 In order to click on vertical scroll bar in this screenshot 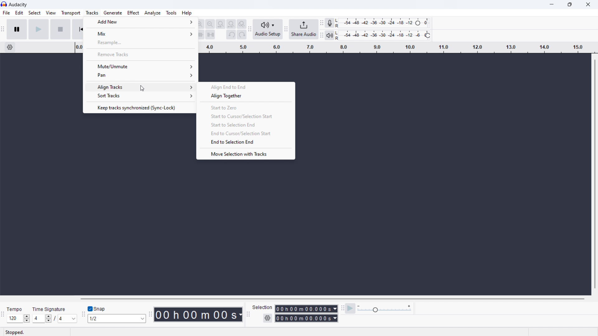, I will do `click(593, 174)`.